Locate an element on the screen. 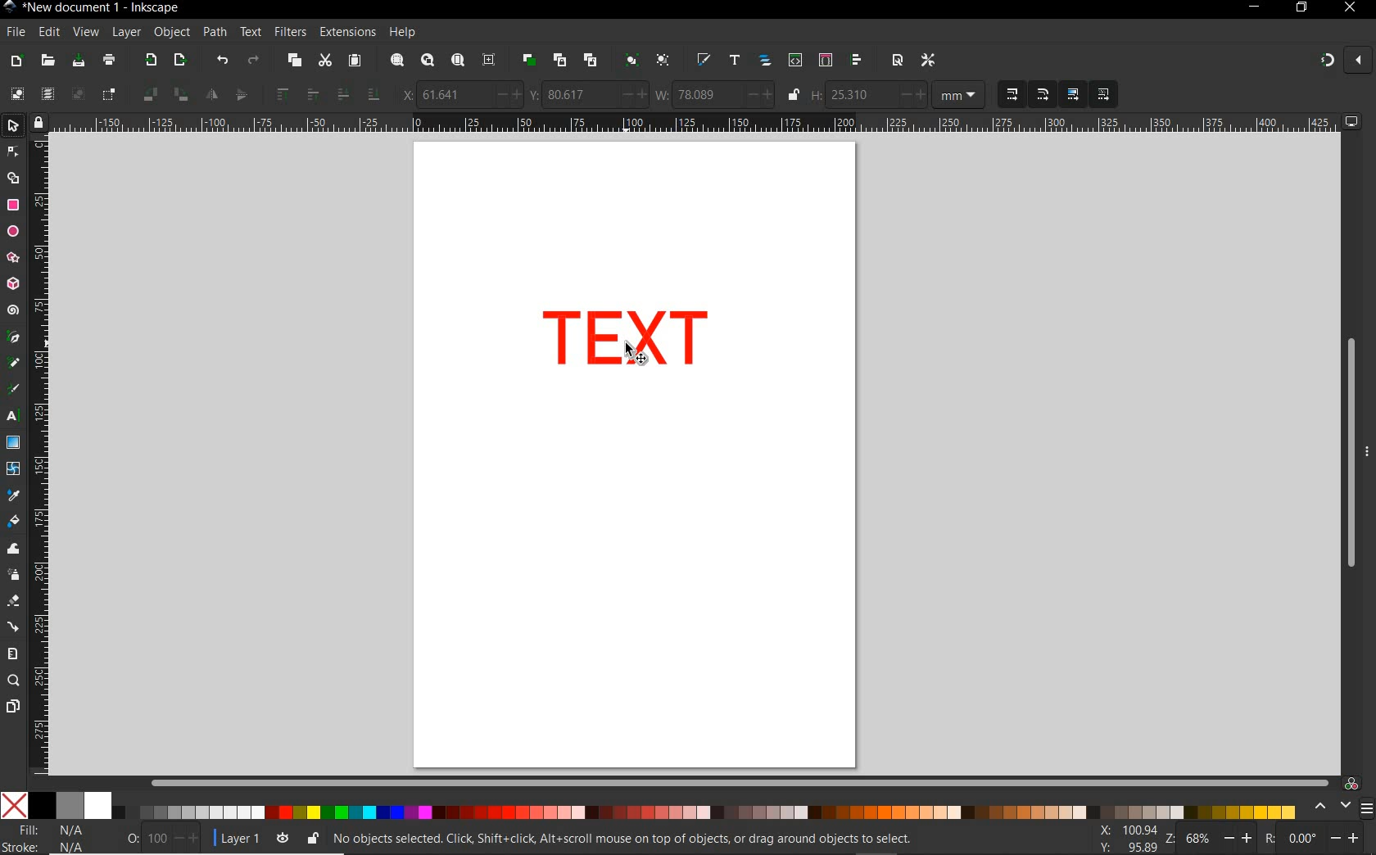 This screenshot has width=1376, height=855. no objects selected is located at coordinates (627, 839).